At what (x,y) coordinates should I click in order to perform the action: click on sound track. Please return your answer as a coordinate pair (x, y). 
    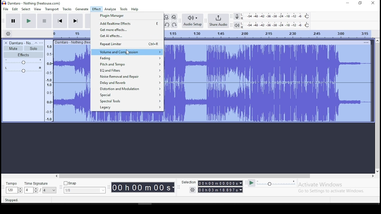
    Looking at the image, I should click on (126, 117).